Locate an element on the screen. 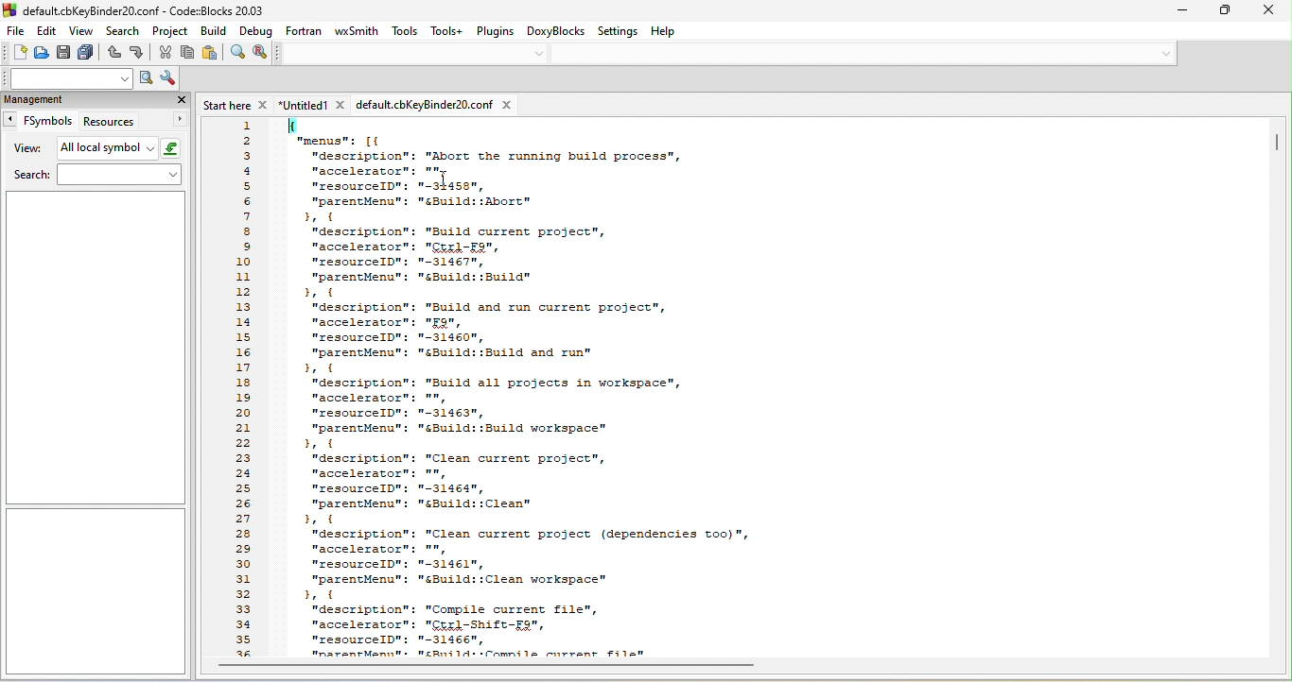 The image size is (1292, 682). debug is located at coordinates (257, 30).